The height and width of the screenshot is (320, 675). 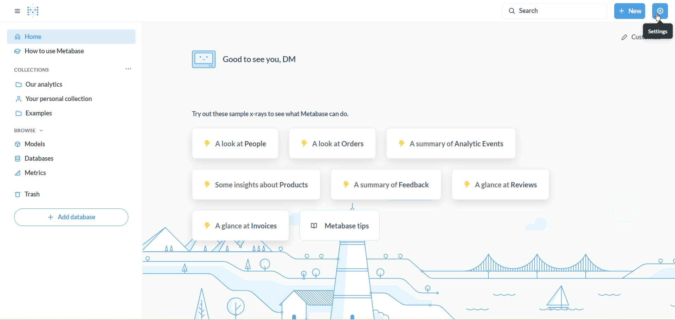 What do you see at coordinates (261, 59) in the screenshot?
I see `Good ro see you, DM` at bounding box center [261, 59].